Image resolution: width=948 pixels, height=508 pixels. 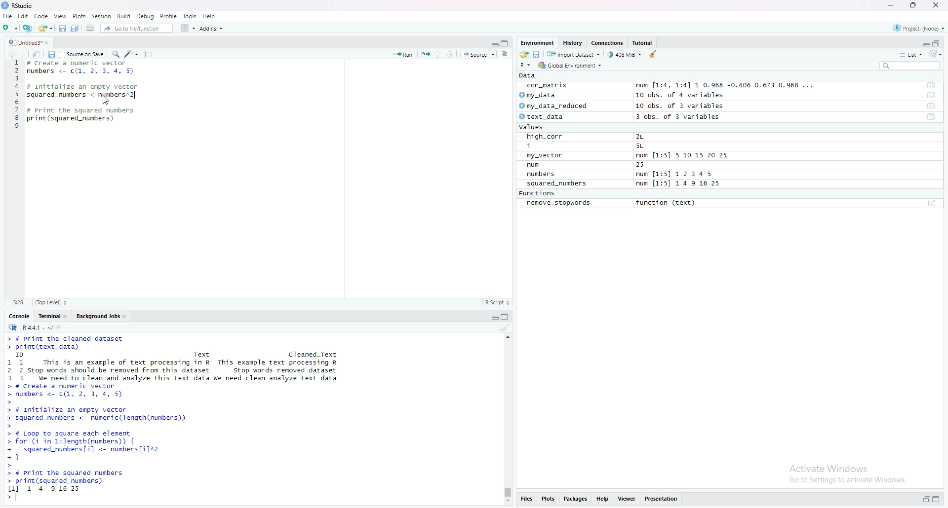 What do you see at coordinates (494, 316) in the screenshot?
I see `minimize` at bounding box center [494, 316].